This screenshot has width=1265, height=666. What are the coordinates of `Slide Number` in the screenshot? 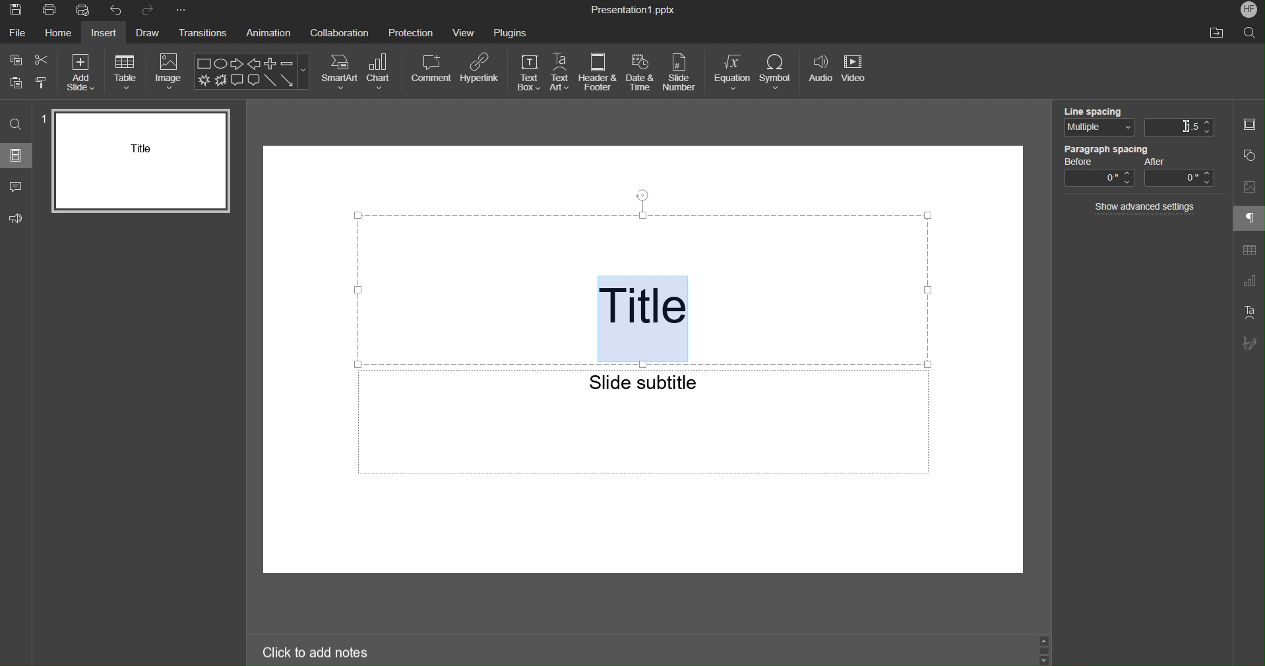 It's located at (682, 73).